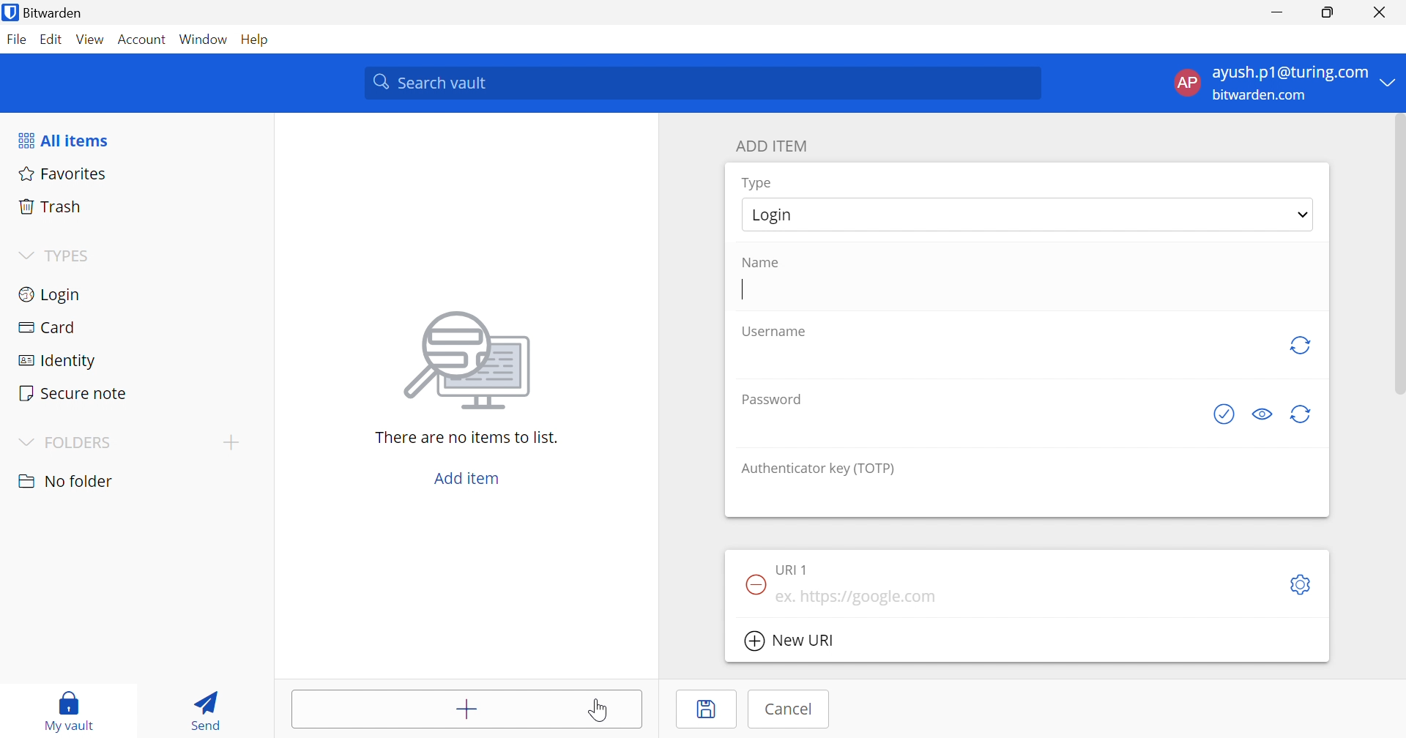  What do you see at coordinates (46, 329) in the screenshot?
I see `Card` at bounding box center [46, 329].